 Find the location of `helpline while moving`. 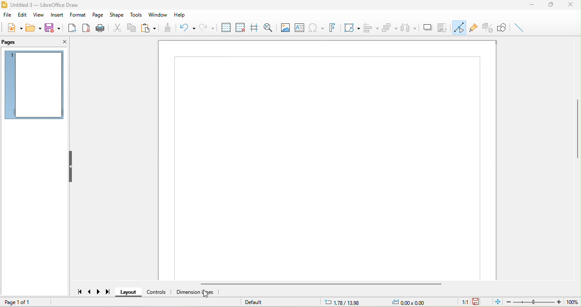

helpline while moving is located at coordinates (253, 28).